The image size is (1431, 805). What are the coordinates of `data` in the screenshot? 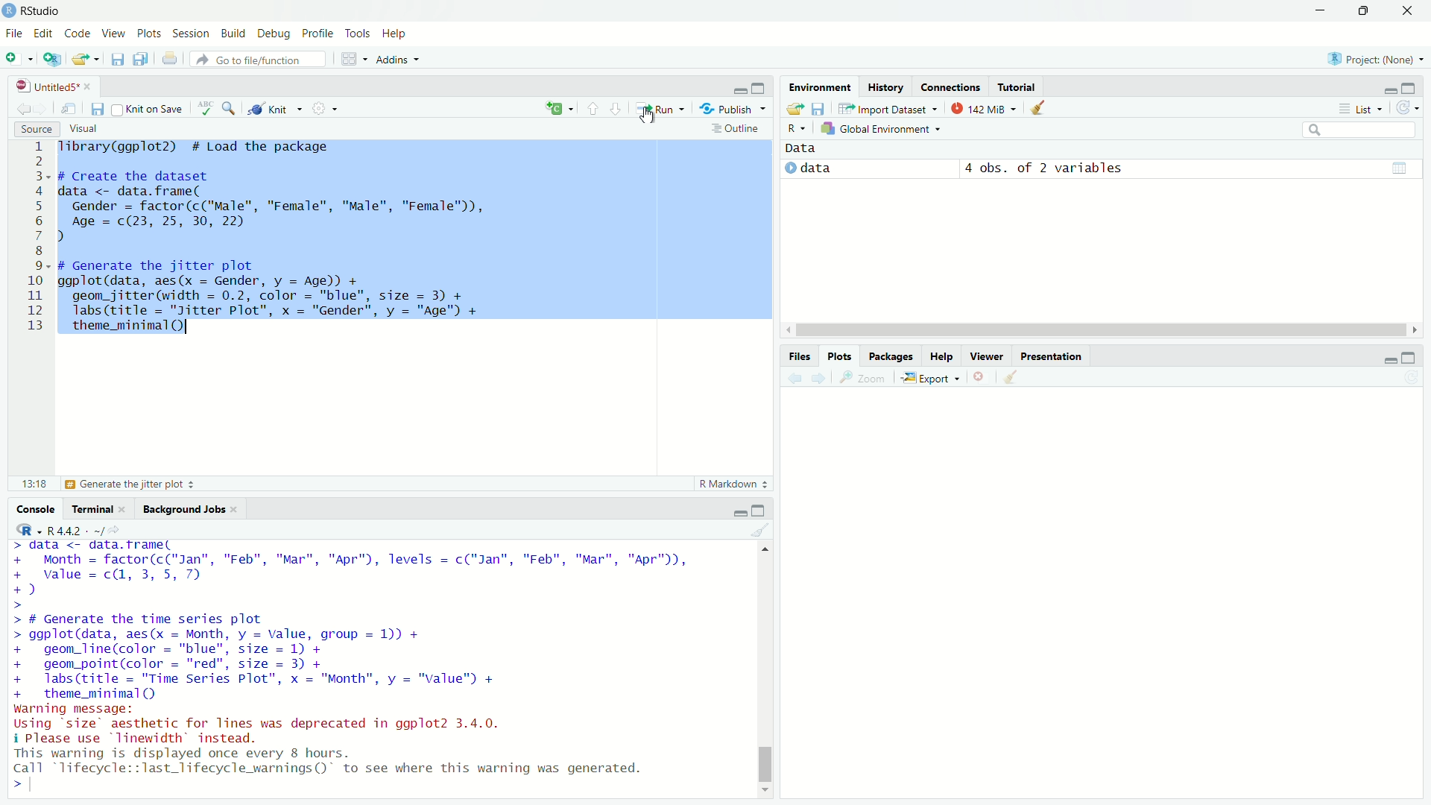 It's located at (812, 147).